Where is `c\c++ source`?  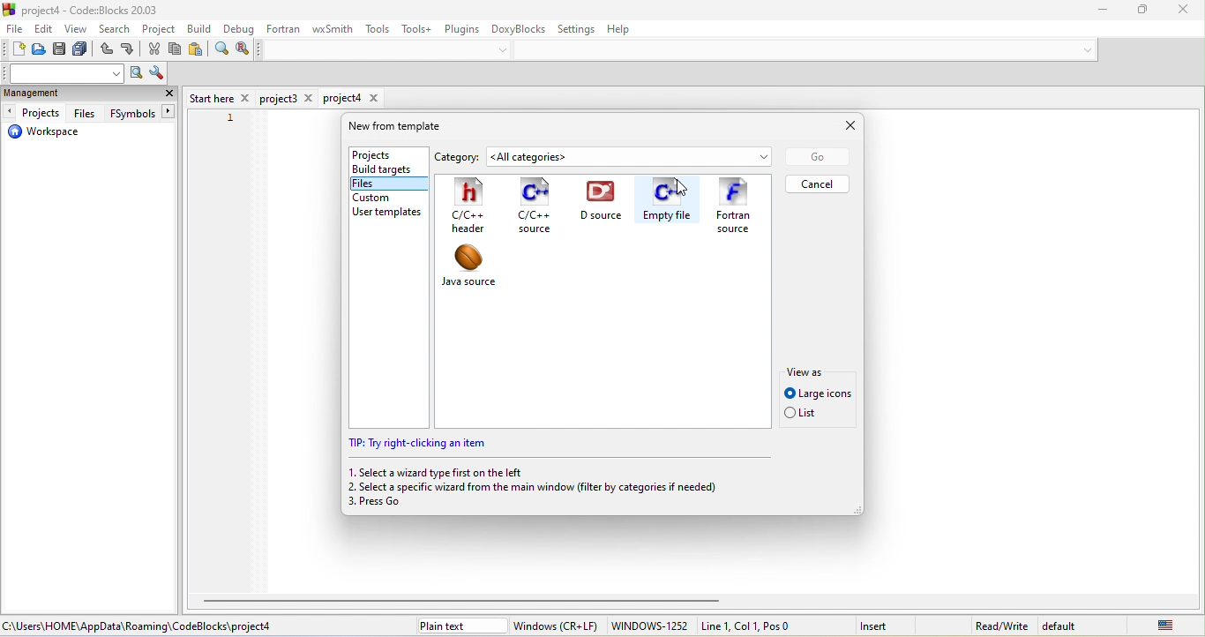
c\c++ source is located at coordinates (534, 206).